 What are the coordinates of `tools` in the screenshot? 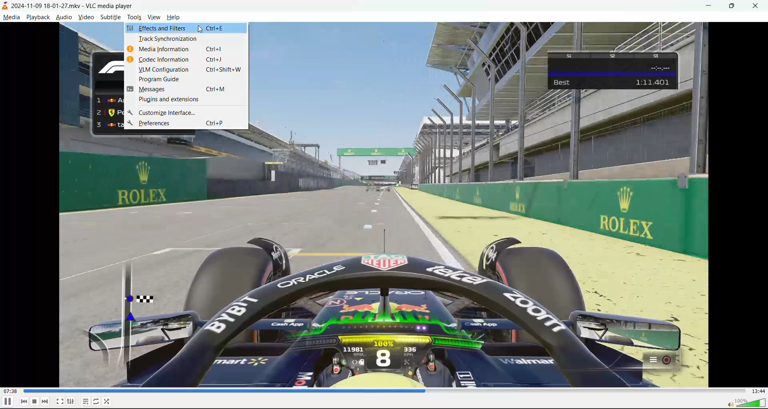 It's located at (134, 17).